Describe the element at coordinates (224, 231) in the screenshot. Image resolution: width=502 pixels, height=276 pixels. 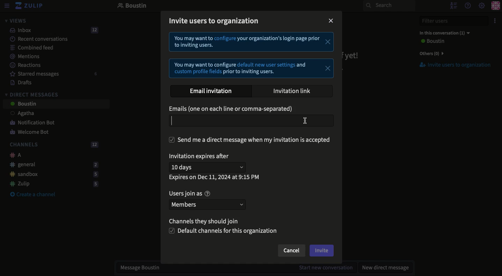
I see `Default` at that location.